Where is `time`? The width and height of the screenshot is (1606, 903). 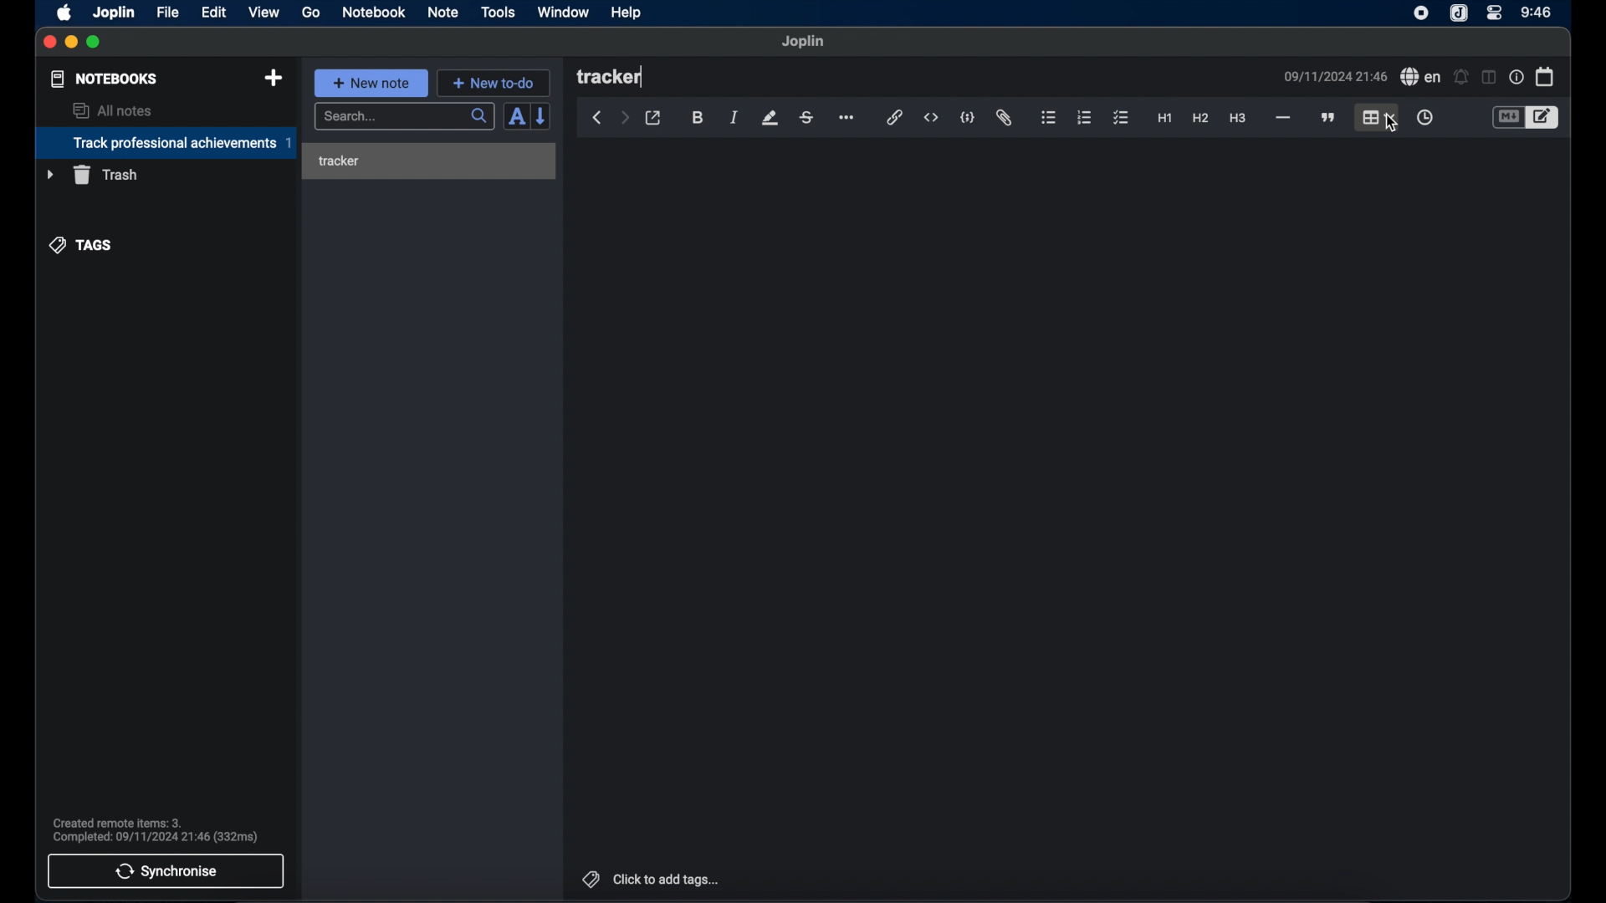
time is located at coordinates (1537, 12).